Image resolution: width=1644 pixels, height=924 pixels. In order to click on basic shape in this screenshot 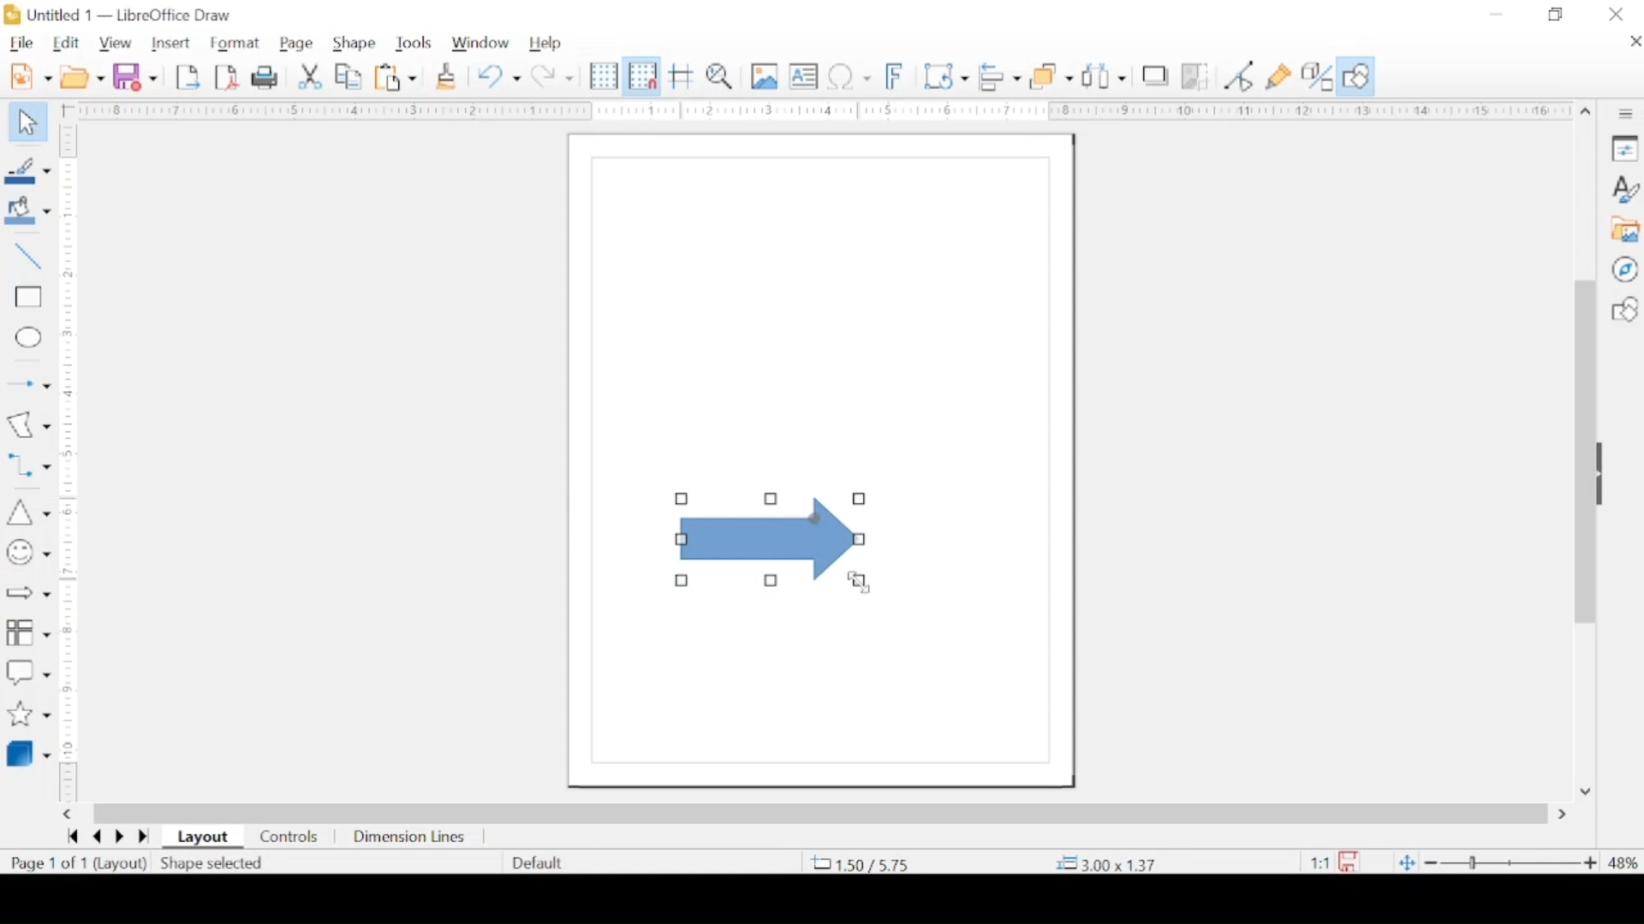, I will do `click(1623, 309)`.